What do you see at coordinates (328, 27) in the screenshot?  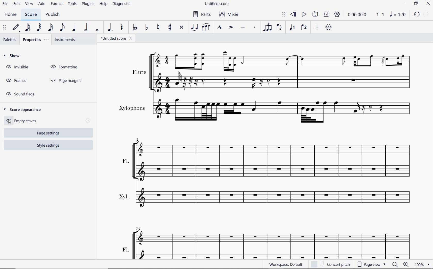 I see `CUSTOMIZE TOOLBAR` at bounding box center [328, 27].